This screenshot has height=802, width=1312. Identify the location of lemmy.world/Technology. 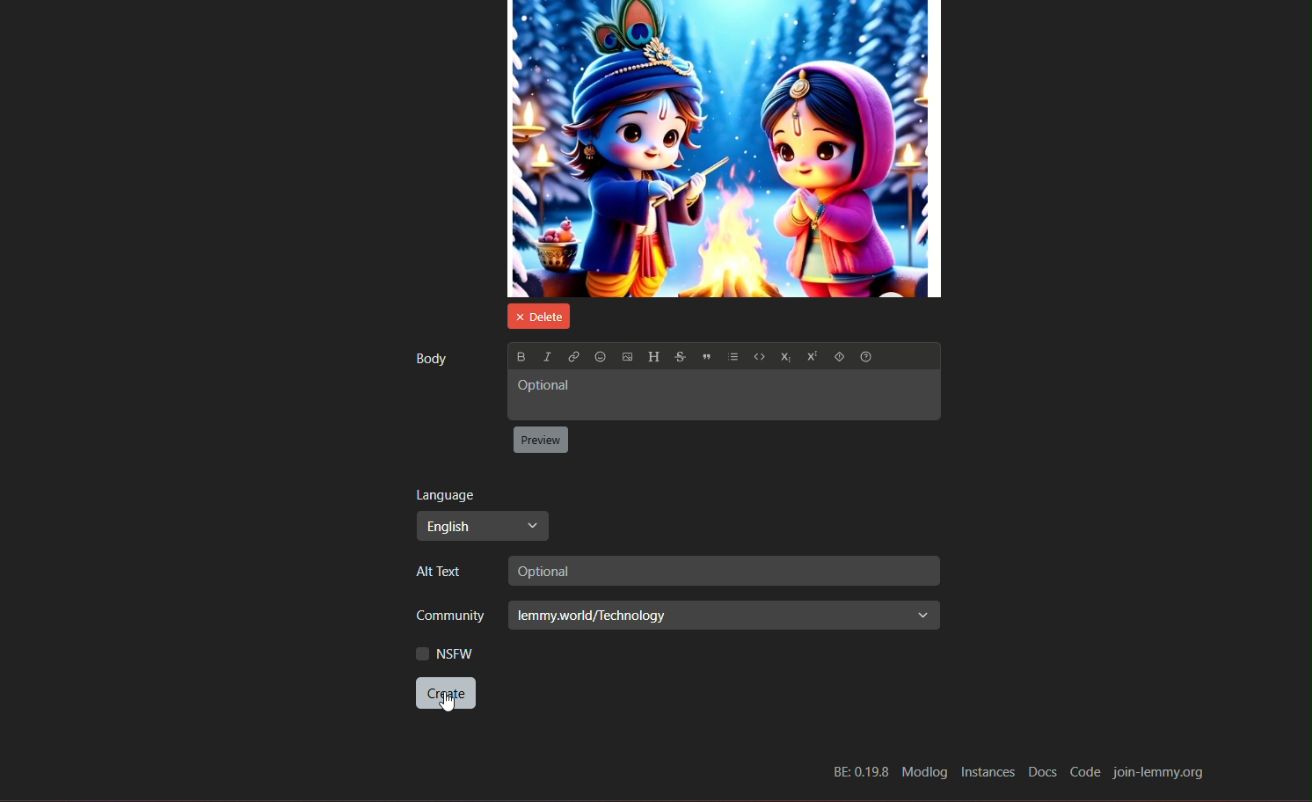
(725, 615).